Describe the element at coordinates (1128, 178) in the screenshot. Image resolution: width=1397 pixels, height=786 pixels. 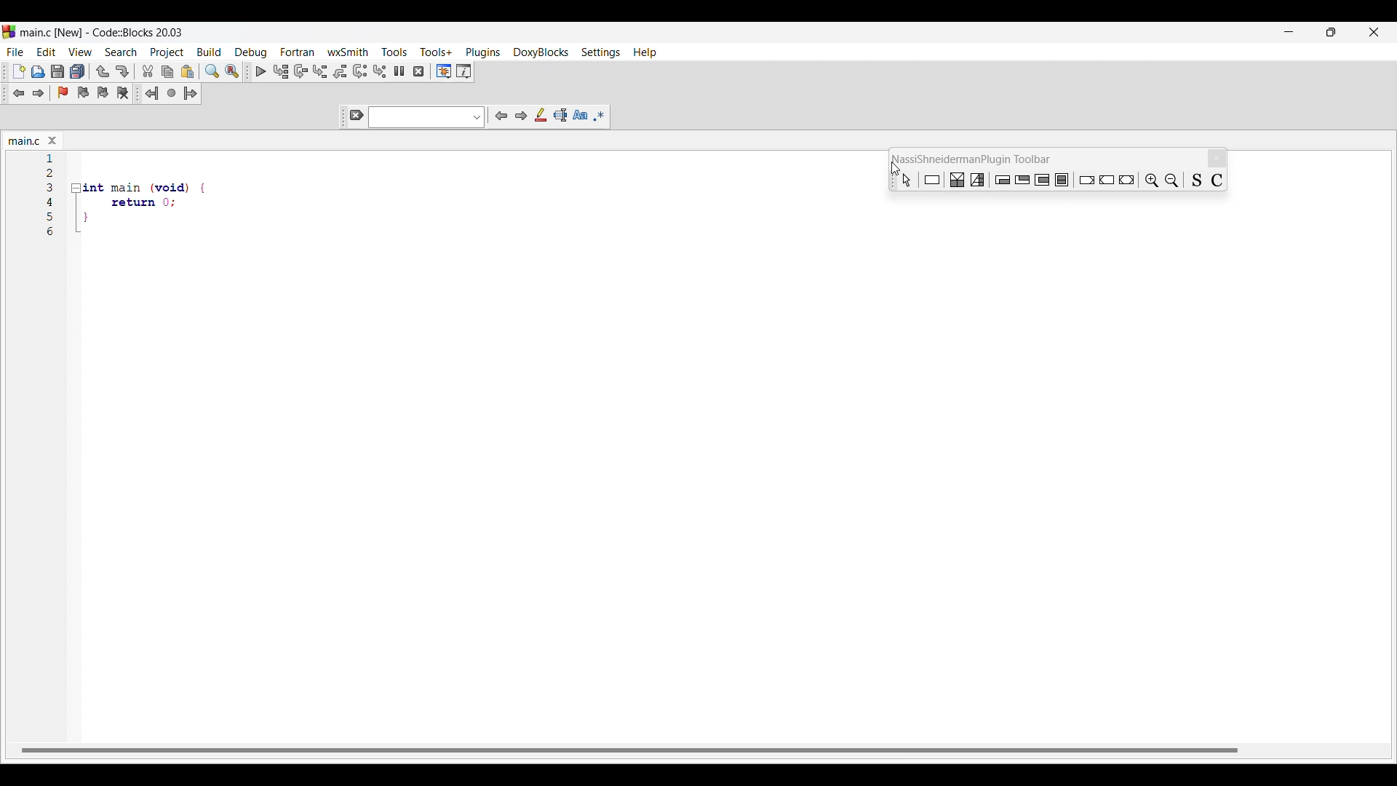
I see `` at that location.